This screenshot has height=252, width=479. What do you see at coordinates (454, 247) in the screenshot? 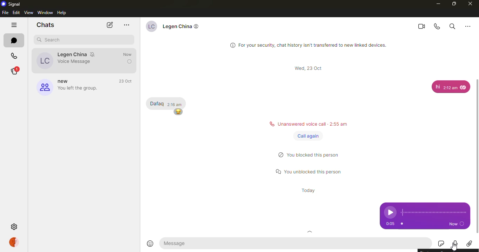
I see `cursor` at bounding box center [454, 247].